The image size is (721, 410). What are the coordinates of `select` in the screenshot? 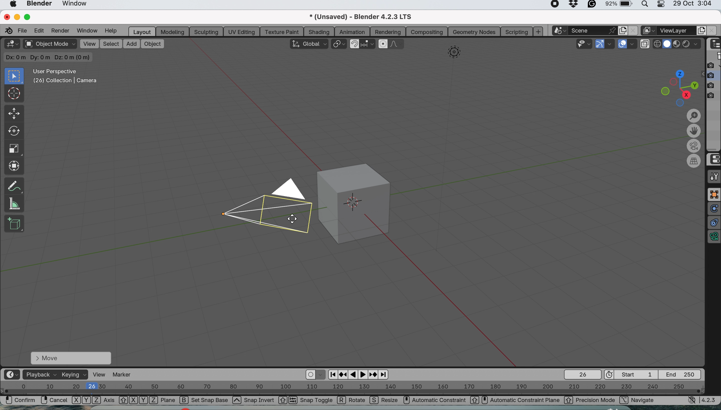 It's located at (111, 44).